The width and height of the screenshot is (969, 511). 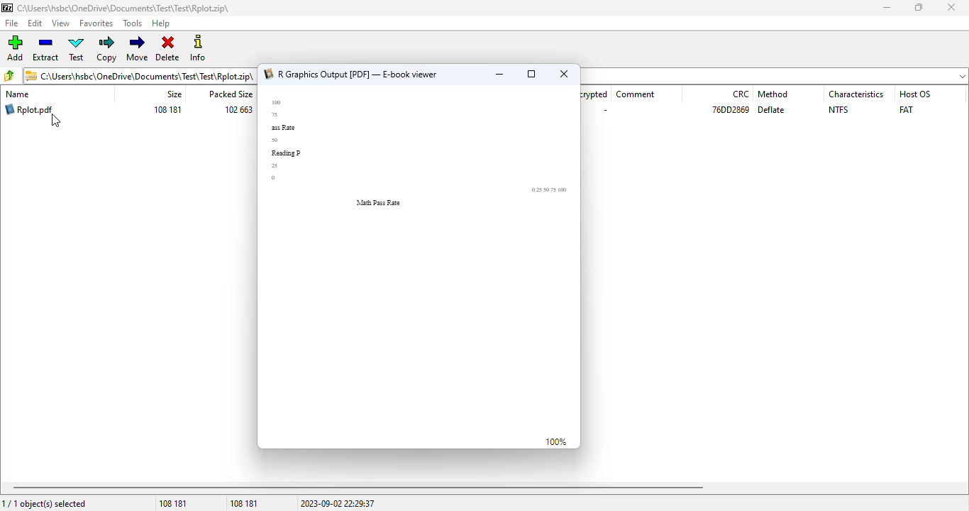 What do you see at coordinates (532, 74) in the screenshot?
I see `maximize` at bounding box center [532, 74].